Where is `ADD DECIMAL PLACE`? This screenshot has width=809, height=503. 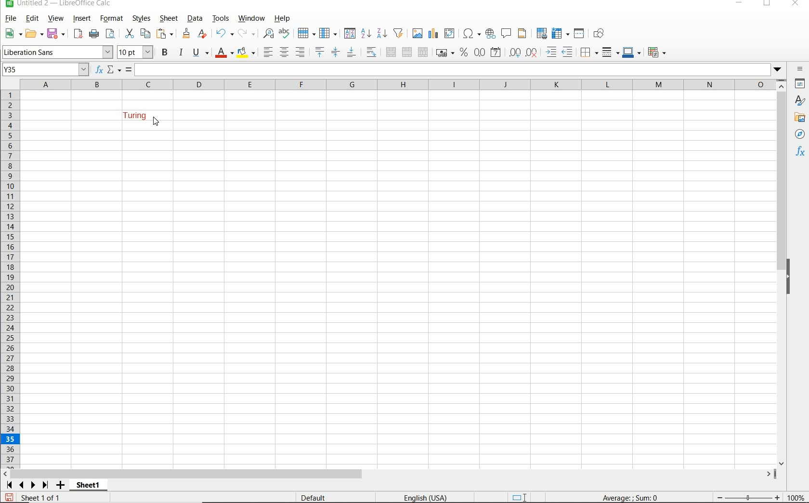 ADD DECIMAL PLACE is located at coordinates (515, 53).